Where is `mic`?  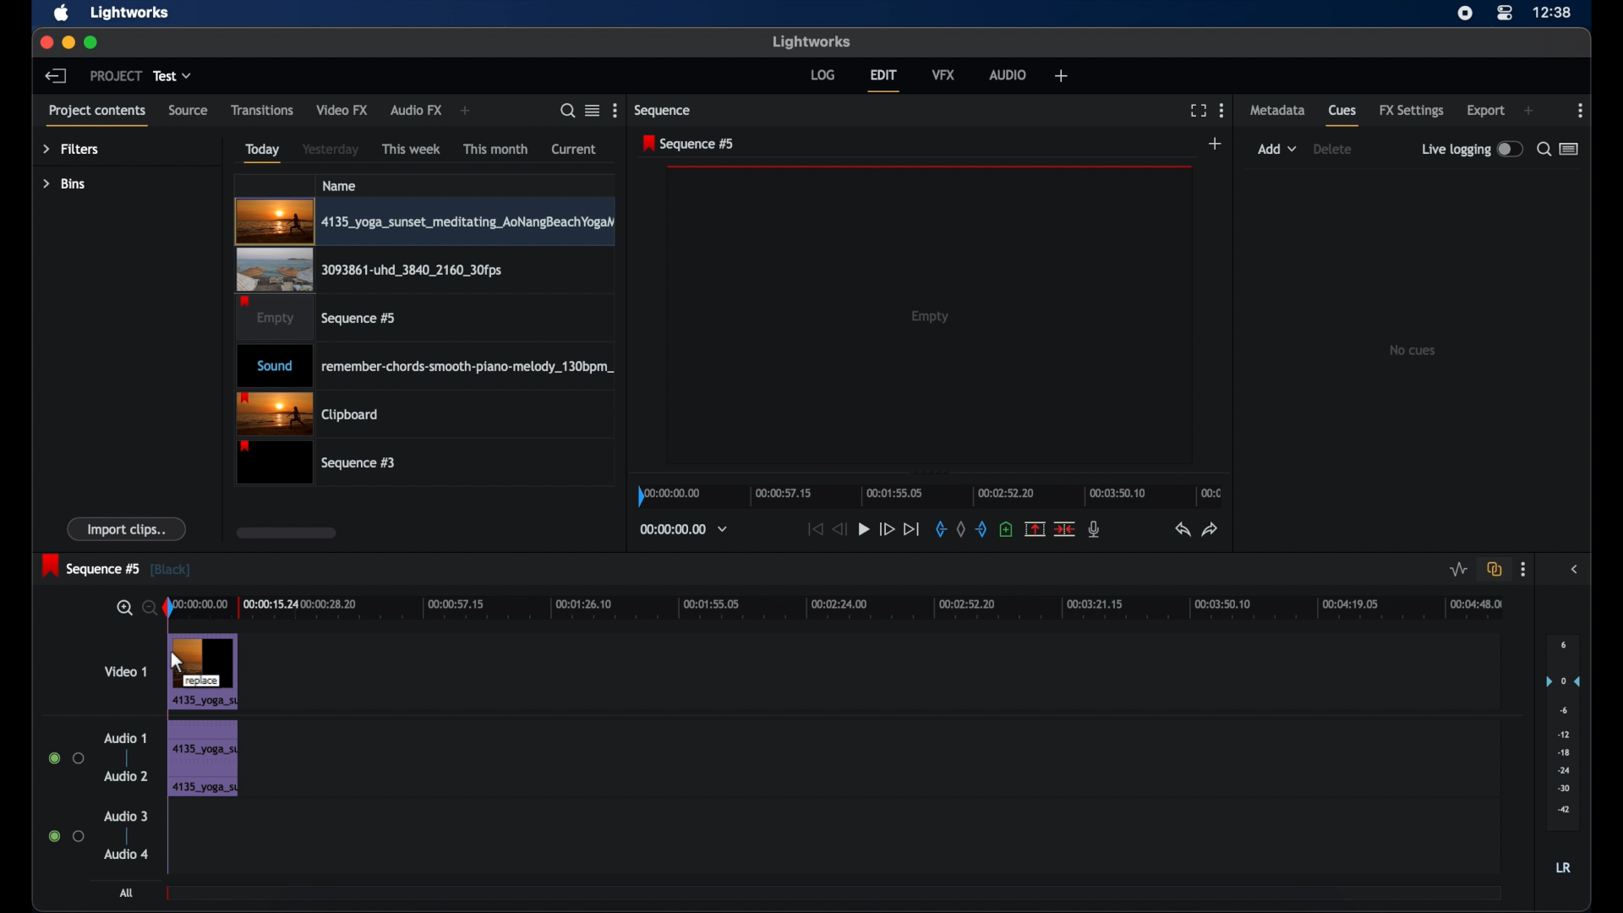
mic is located at coordinates (1096, 529).